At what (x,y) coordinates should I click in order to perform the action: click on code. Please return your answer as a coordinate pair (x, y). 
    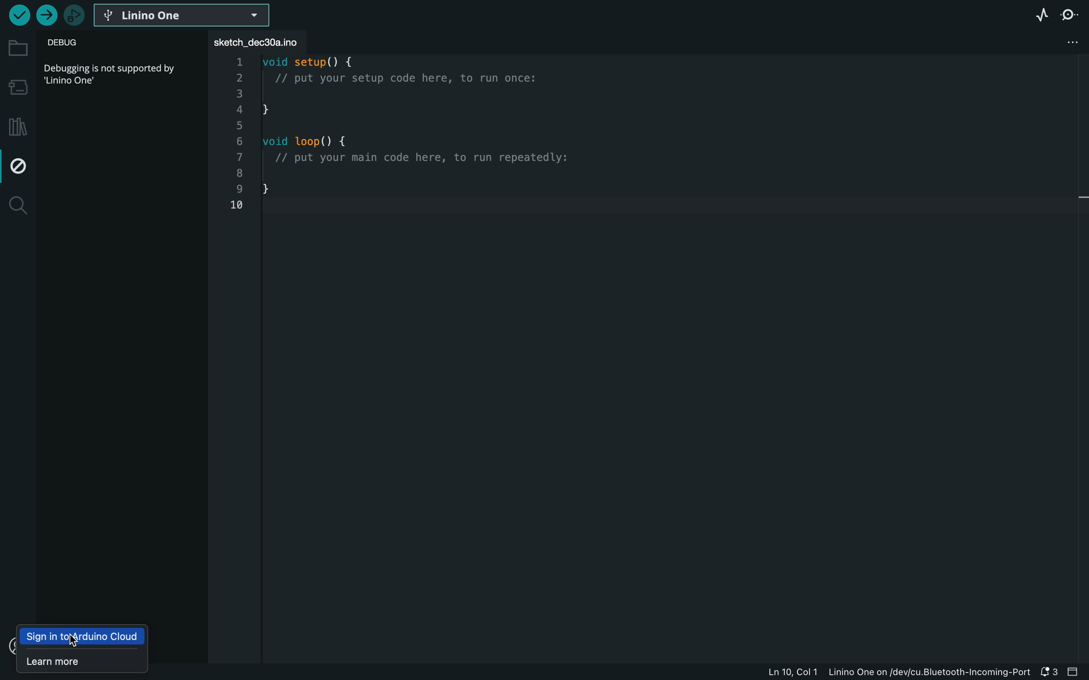
    Looking at the image, I should click on (419, 140).